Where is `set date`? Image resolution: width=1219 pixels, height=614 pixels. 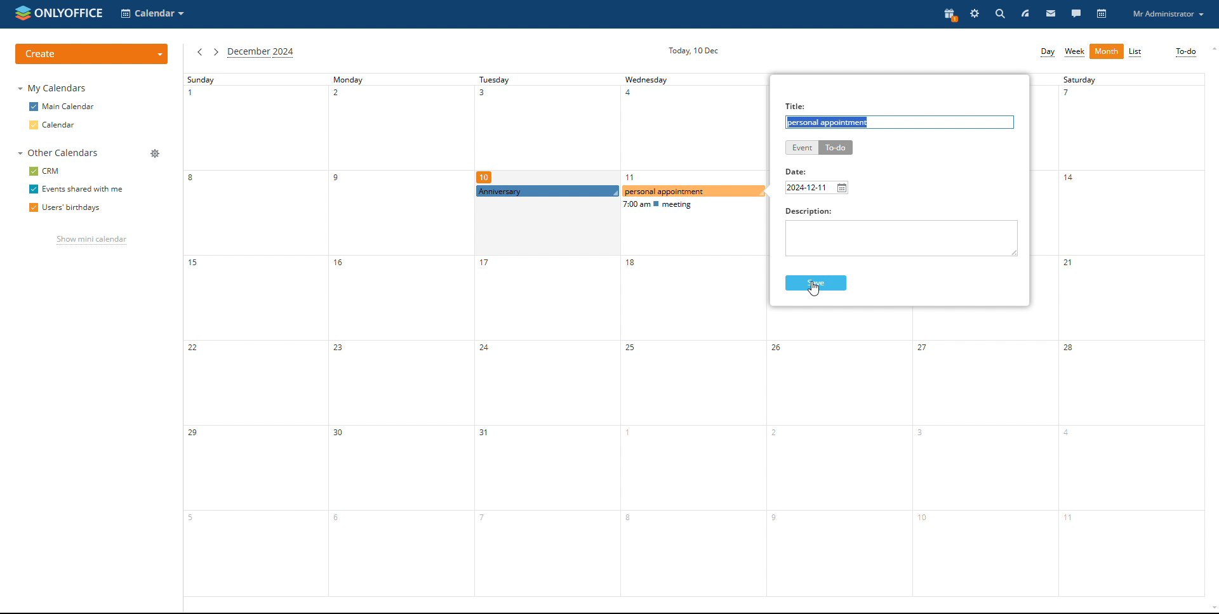 set date is located at coordinates (817, 188).